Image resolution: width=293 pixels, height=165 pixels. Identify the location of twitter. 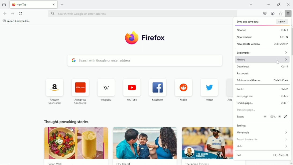
(209, 100).